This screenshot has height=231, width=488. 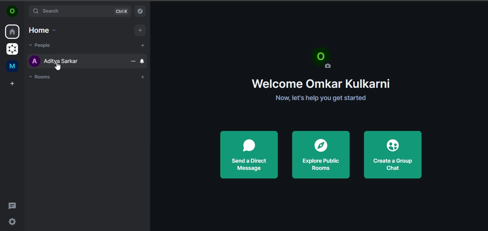 What do you see at coordinates (56, 63) in the screenshot?
I see `aditya sarkar` at bounding box center [56, 63].